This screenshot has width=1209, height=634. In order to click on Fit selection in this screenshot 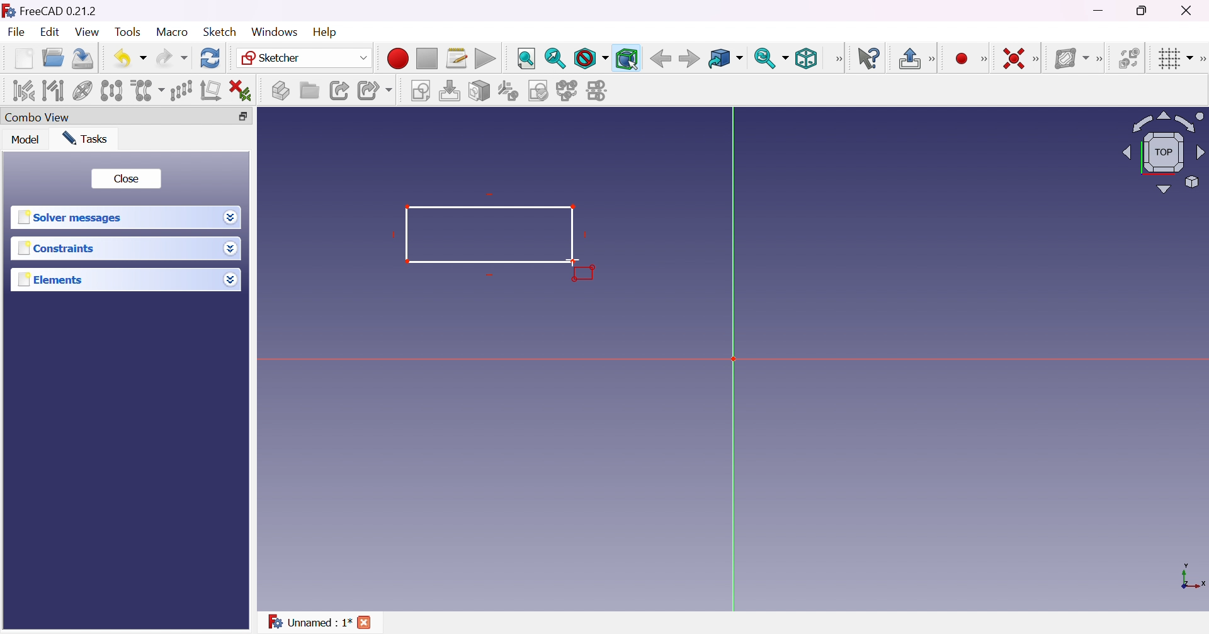, I will do `click(555, 58)`.